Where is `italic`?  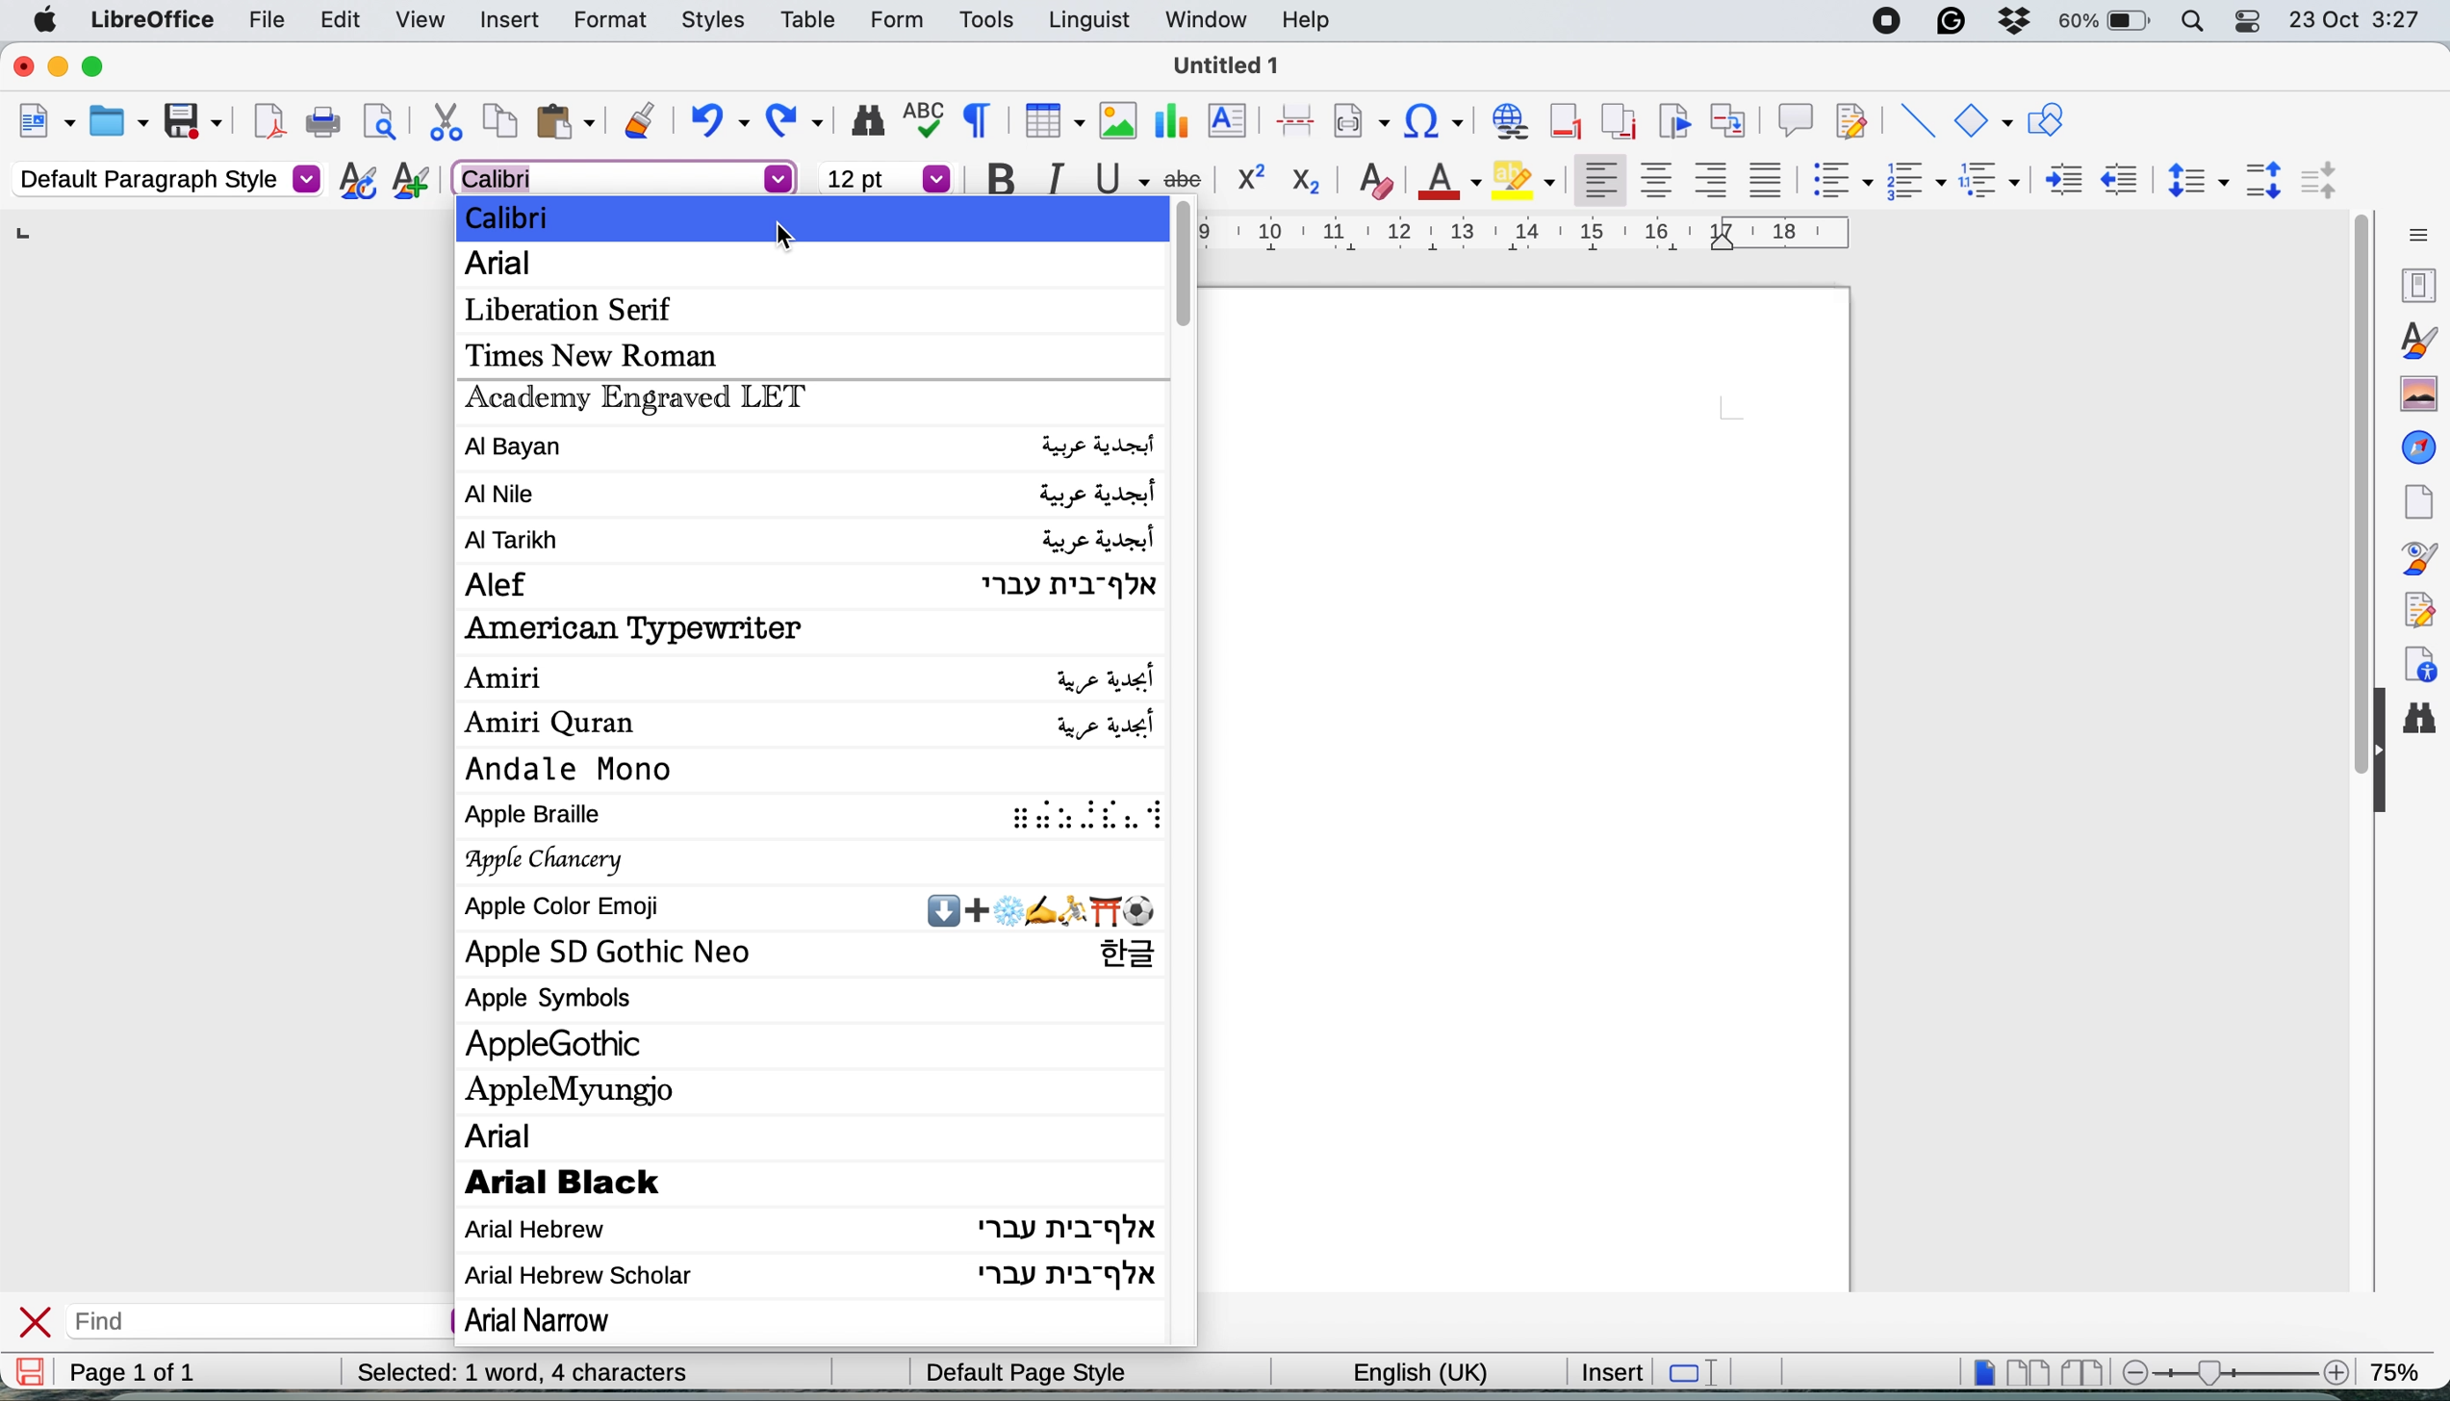 italic is located at coordinates (1053, 180).